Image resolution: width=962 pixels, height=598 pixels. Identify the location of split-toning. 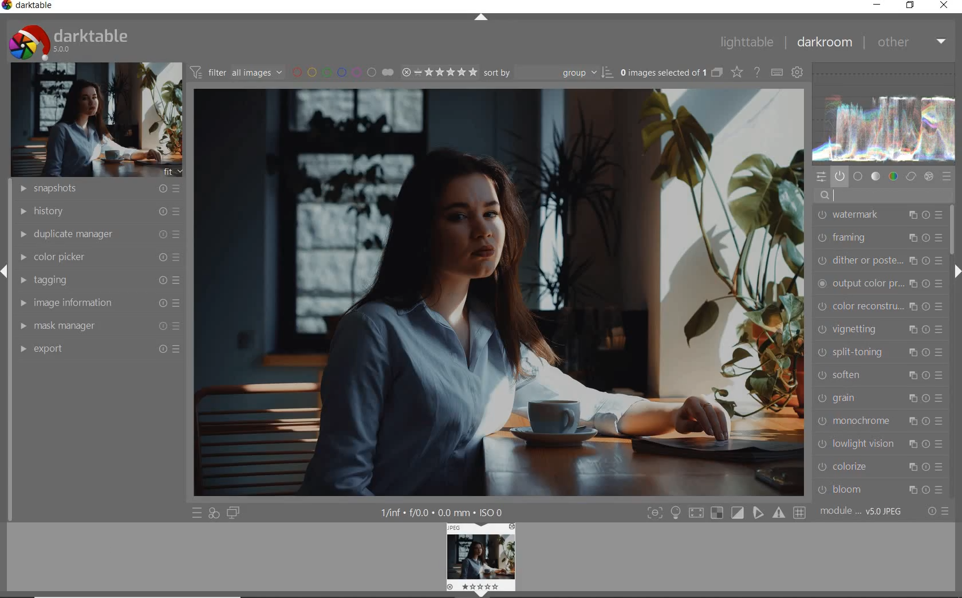
(880, 352).